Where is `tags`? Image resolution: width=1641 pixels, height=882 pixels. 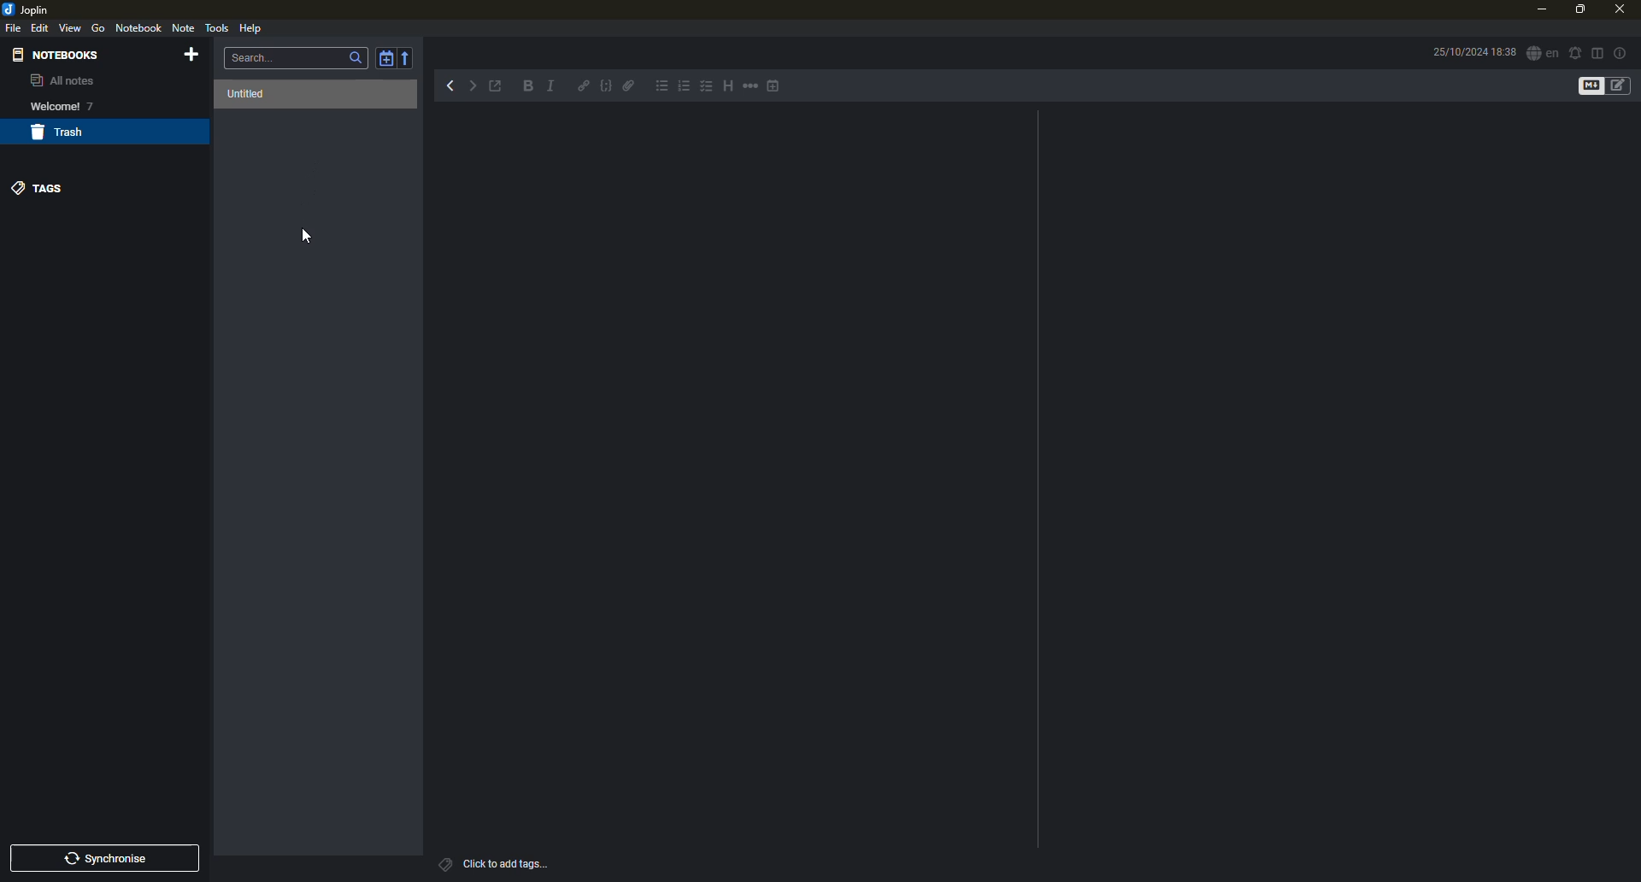 tags is located at coordinates (444, 863).